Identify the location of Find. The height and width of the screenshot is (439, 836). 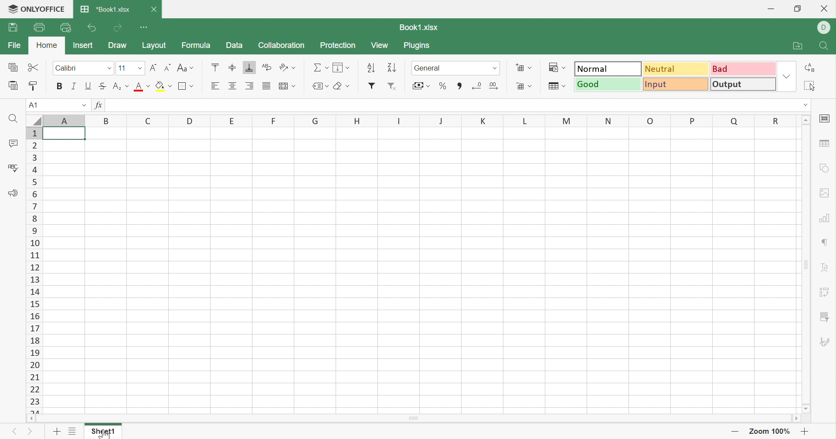
(13, 118).